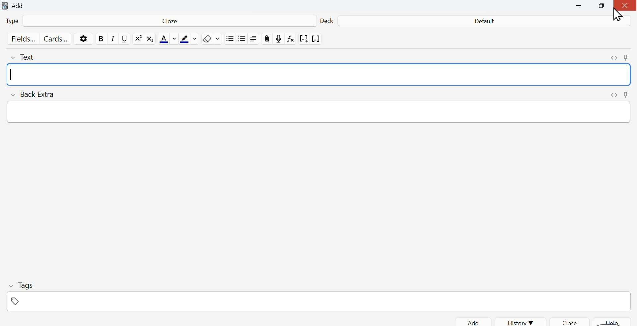 The width and height of the screenshot is (637, 326). Describe the element at coordinates (619, 14) in the screenshot. I see `cursor` at that location.